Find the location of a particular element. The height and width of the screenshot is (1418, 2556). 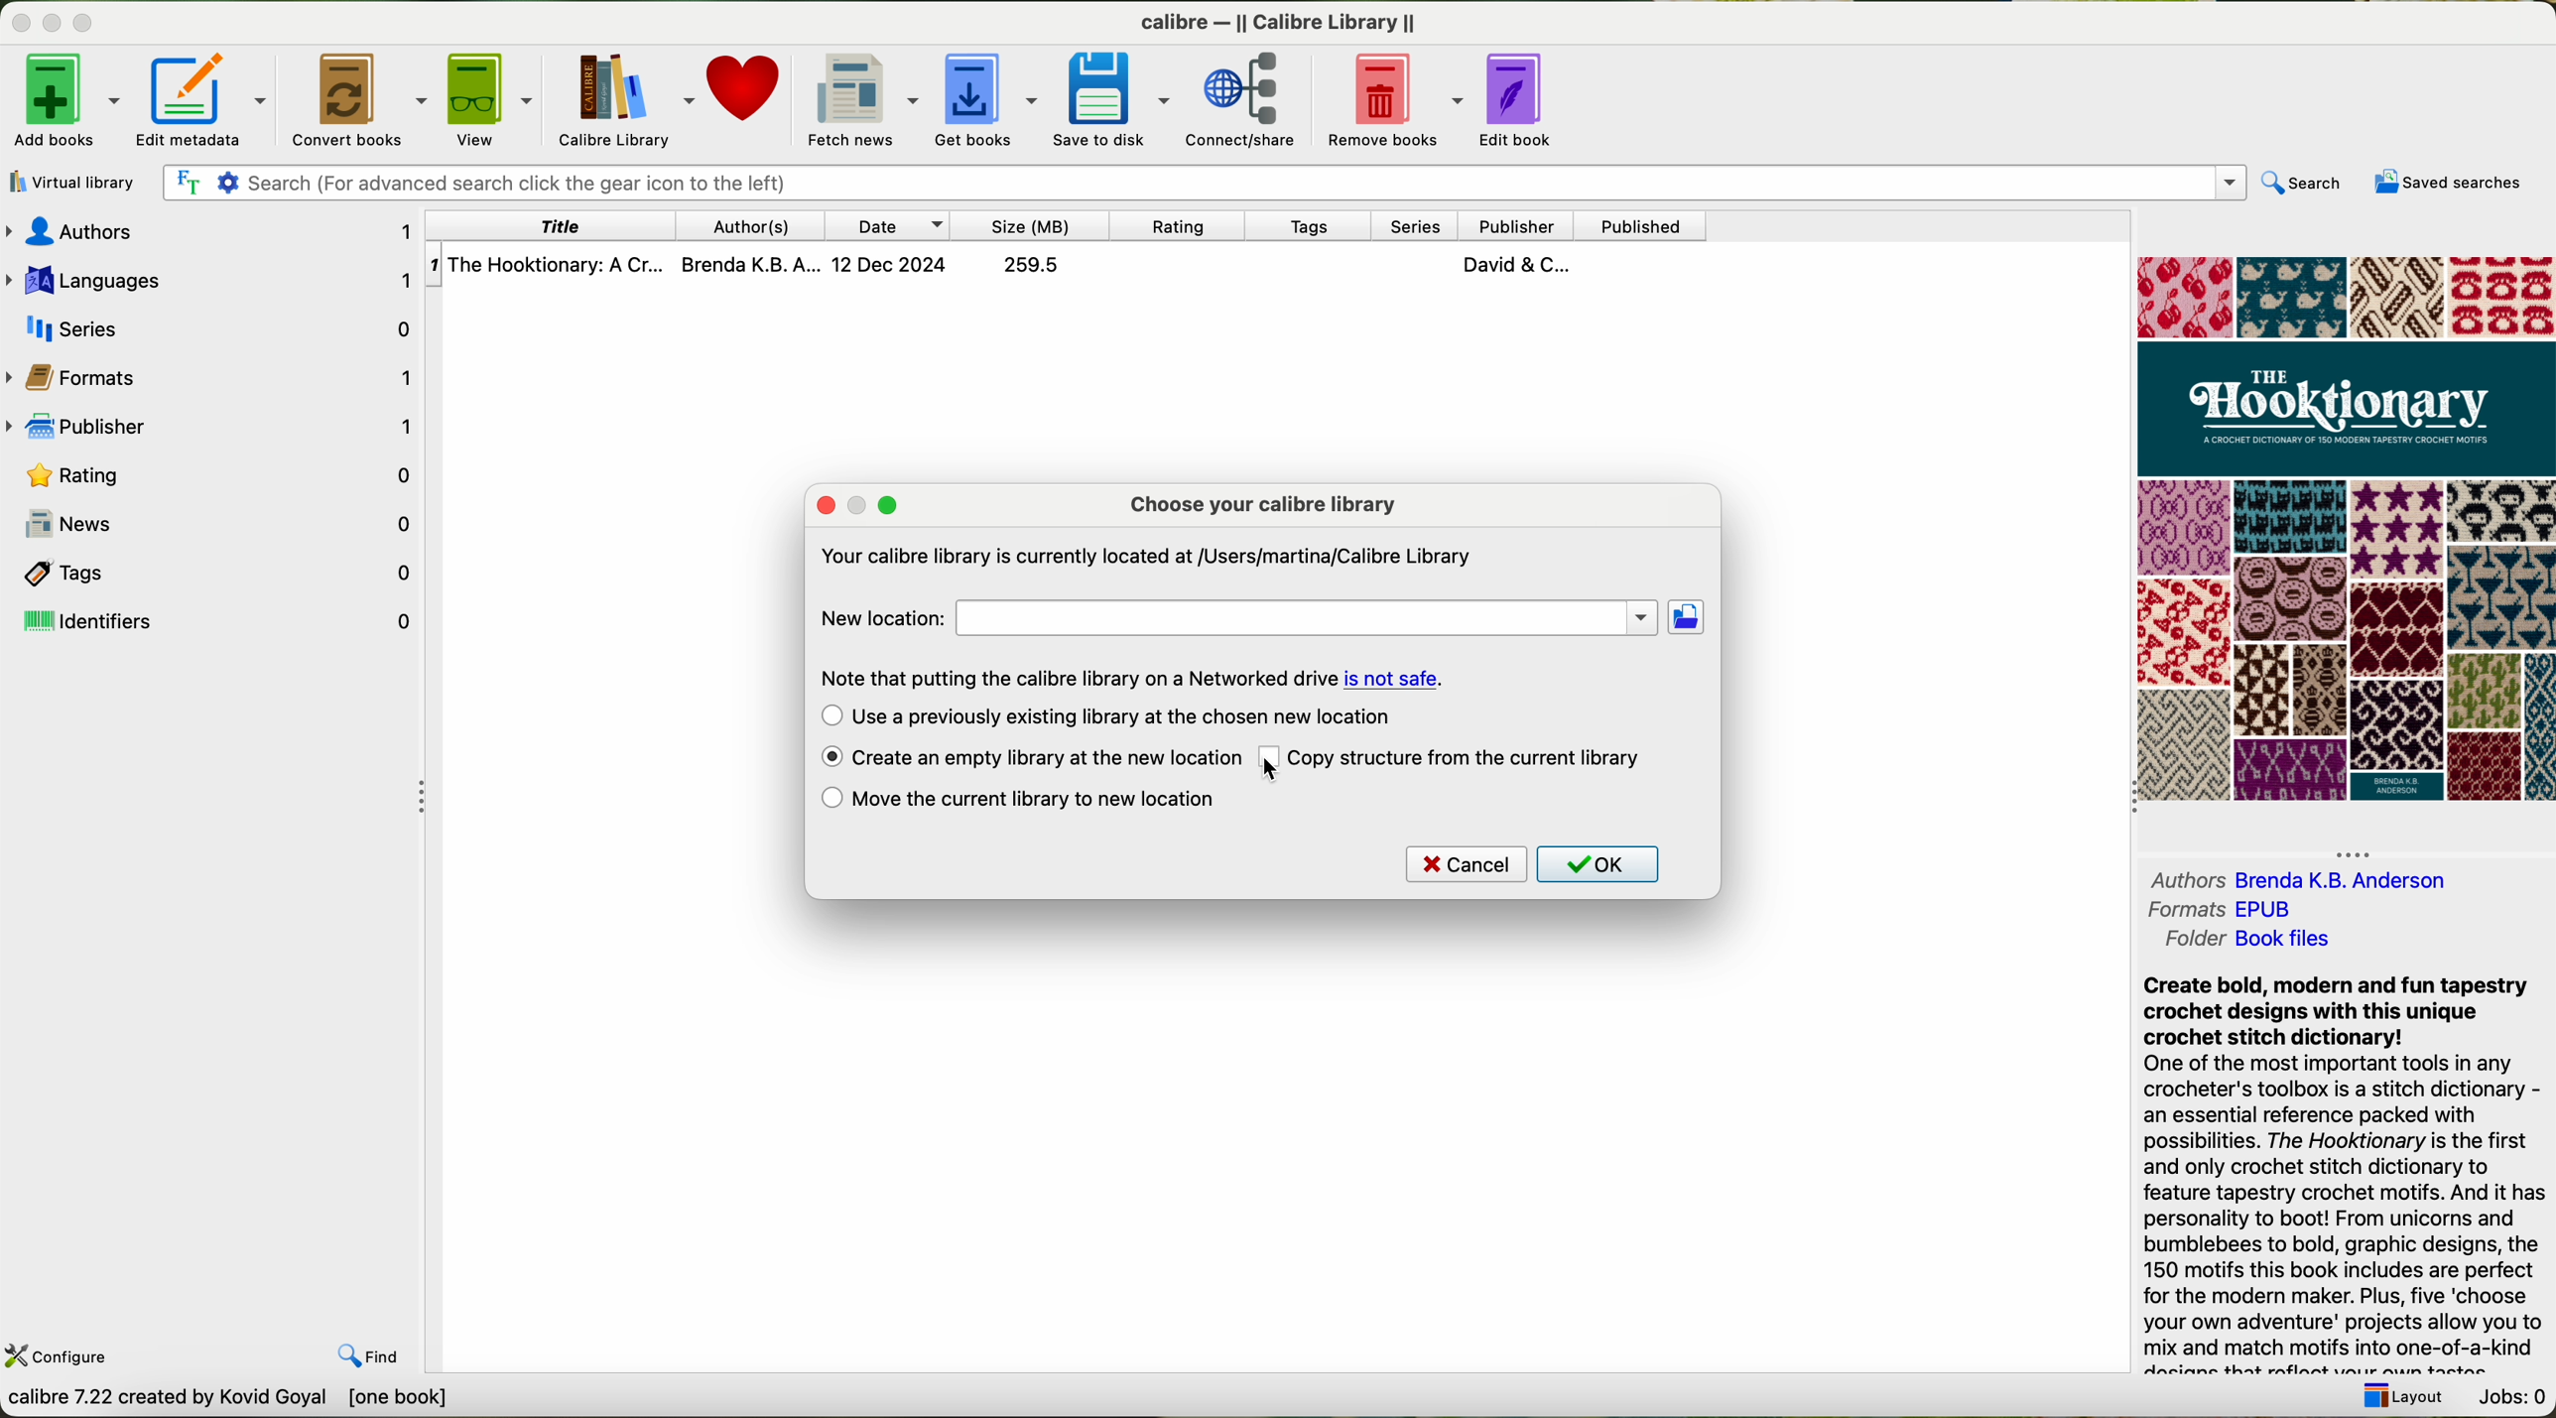

Settings is located at coordinates (230, 182).